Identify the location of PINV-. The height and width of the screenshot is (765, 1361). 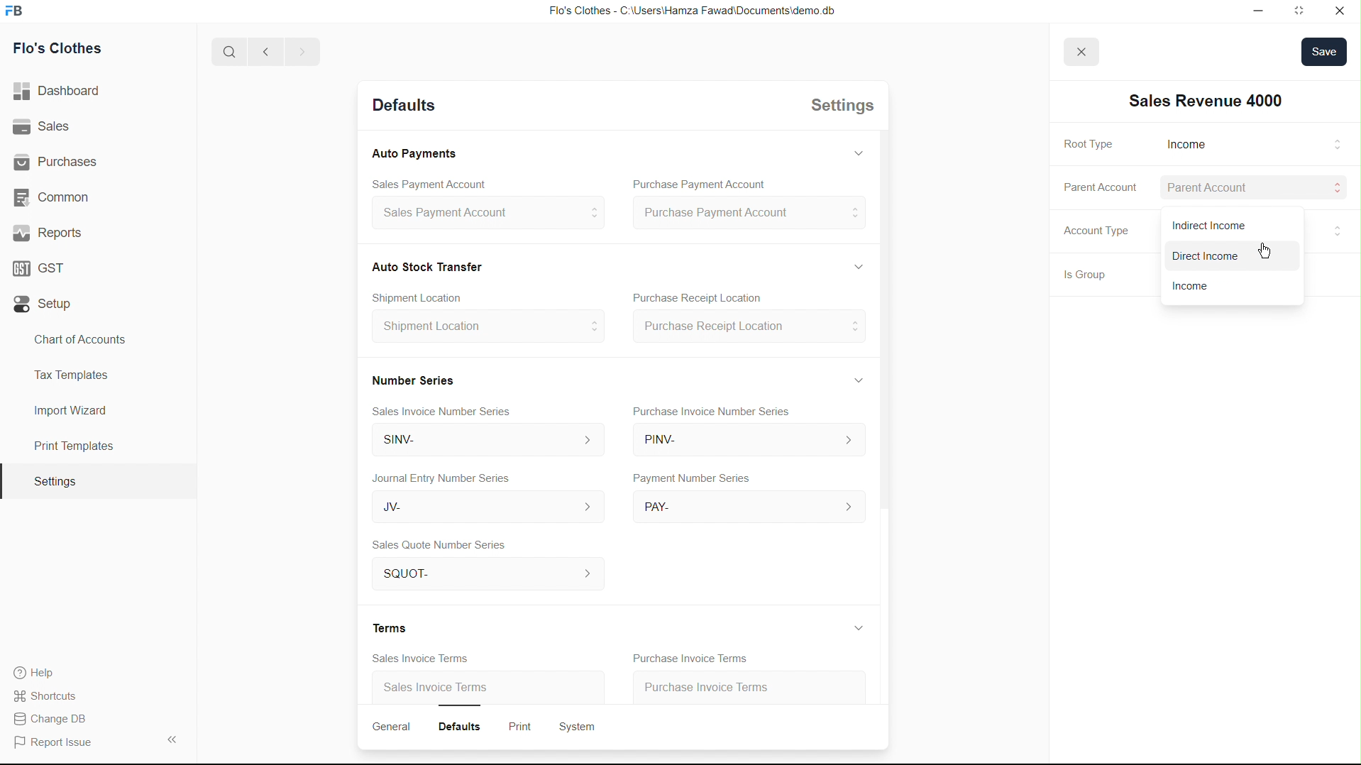
(746, 443).